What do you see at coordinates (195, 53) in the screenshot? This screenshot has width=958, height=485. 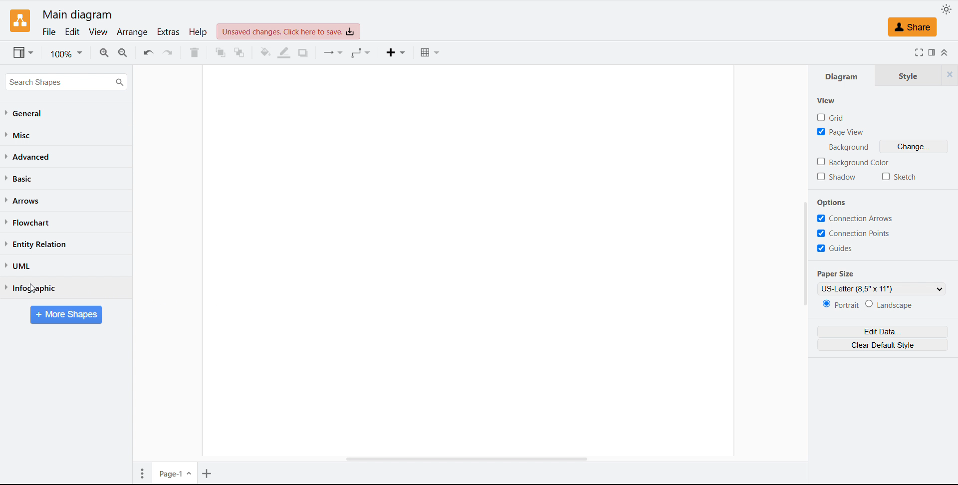 I see `Delete ` at bounding box center [195, 53].